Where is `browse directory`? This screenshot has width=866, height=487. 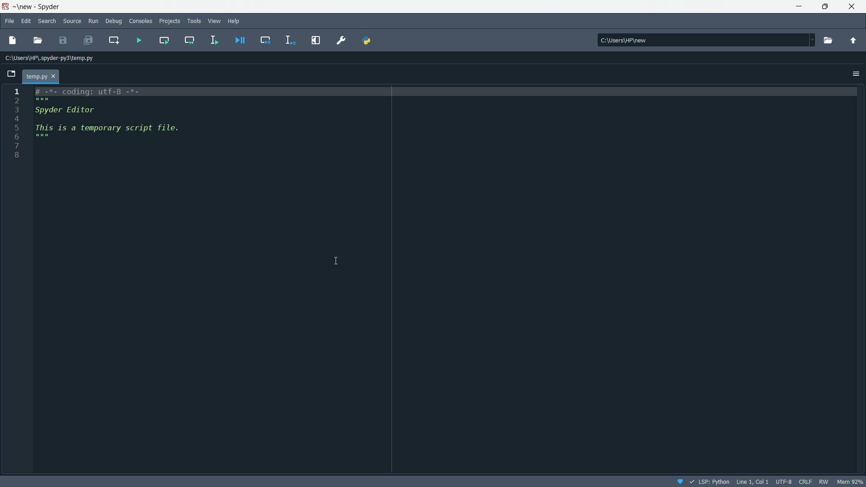 browse directory is located at coordinates (827, 40).